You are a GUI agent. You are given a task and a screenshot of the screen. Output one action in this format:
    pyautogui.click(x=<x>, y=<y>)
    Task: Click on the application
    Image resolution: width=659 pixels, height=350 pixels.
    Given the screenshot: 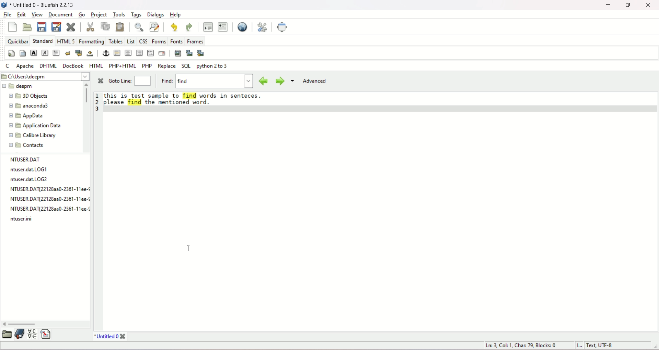 What is the action you would take?
    pyautogui.click(x=37, y=126)
    